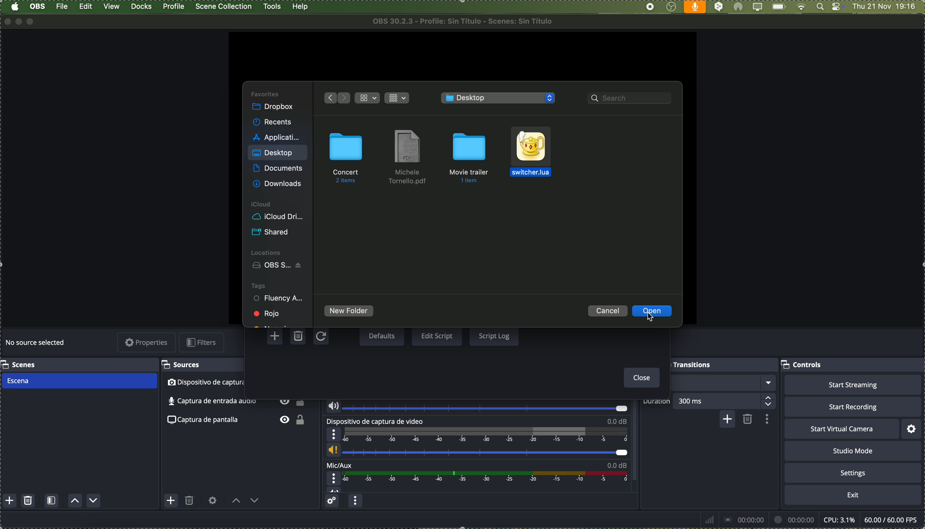 The height and width of the screenshot is (529, 925). What do you see at coordinates (278, 169) in the screenshot?
I see `documents` at bounding box center [278, 169].